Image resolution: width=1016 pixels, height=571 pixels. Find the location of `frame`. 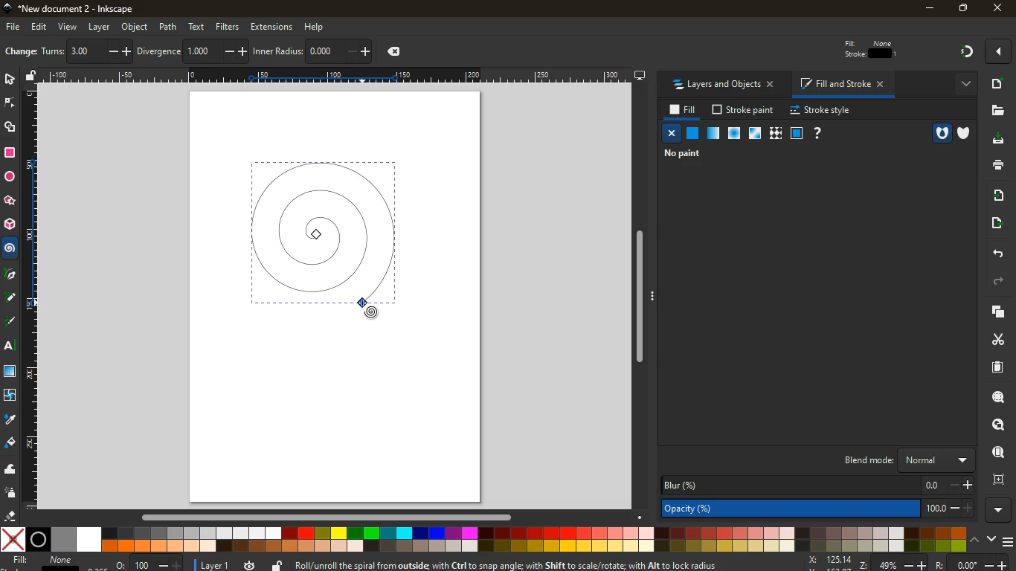

frame is located at coordinates (997, 481).